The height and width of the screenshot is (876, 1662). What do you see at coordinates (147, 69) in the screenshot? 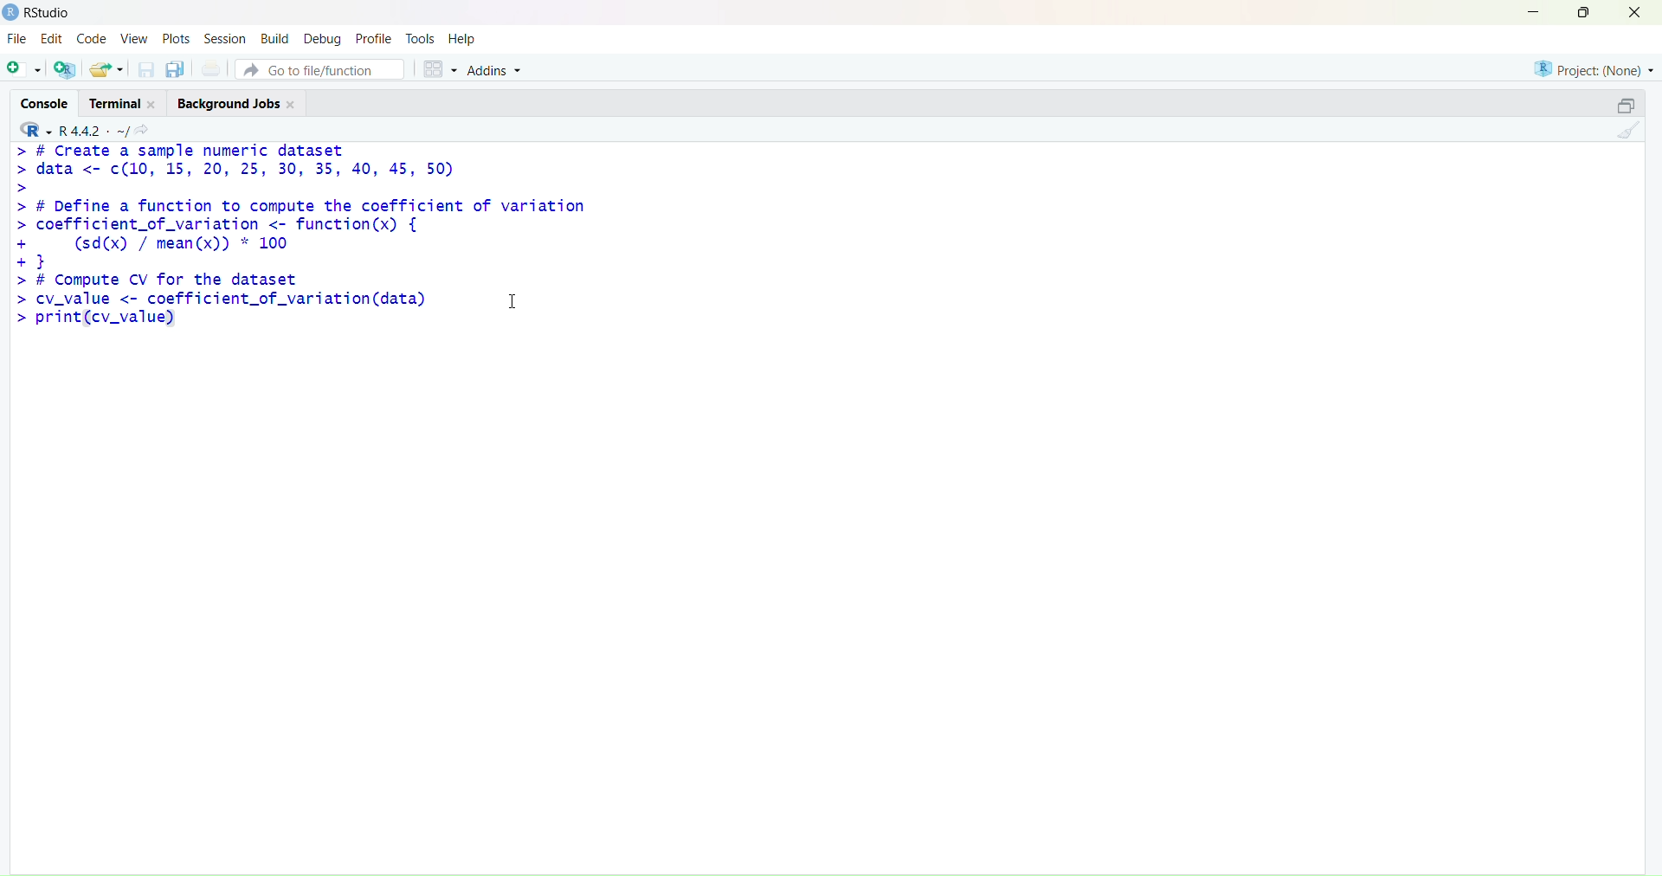
I see `save` at bounding box center [147, 69].